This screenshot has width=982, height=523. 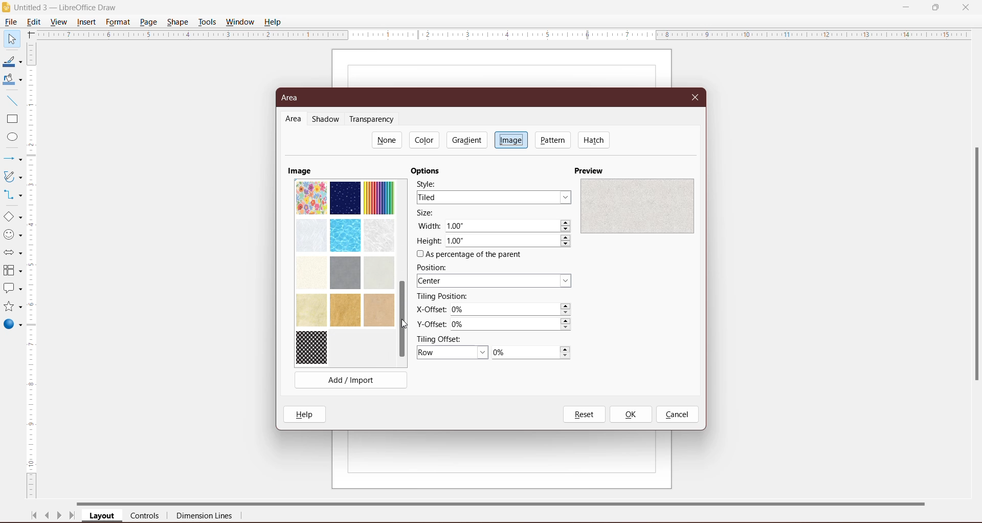 I want to click on Minimize, so click(x=907, y=6).